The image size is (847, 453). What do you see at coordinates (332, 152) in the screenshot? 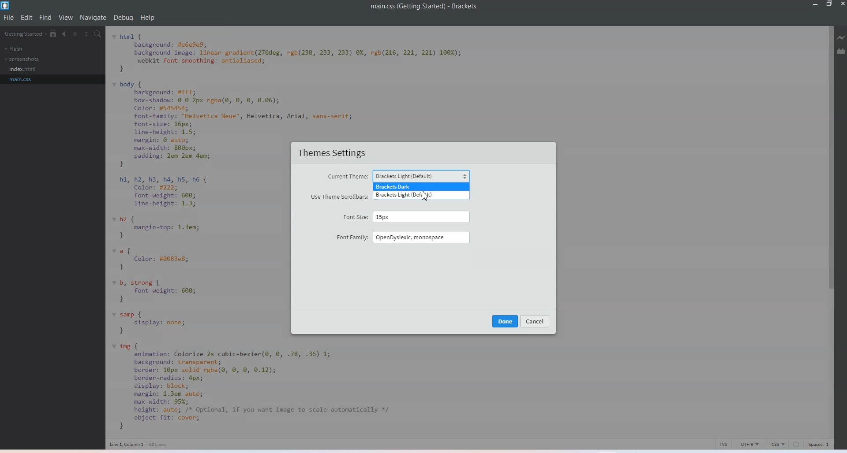
I see `Theme settings` at bounding box center [332, 152].